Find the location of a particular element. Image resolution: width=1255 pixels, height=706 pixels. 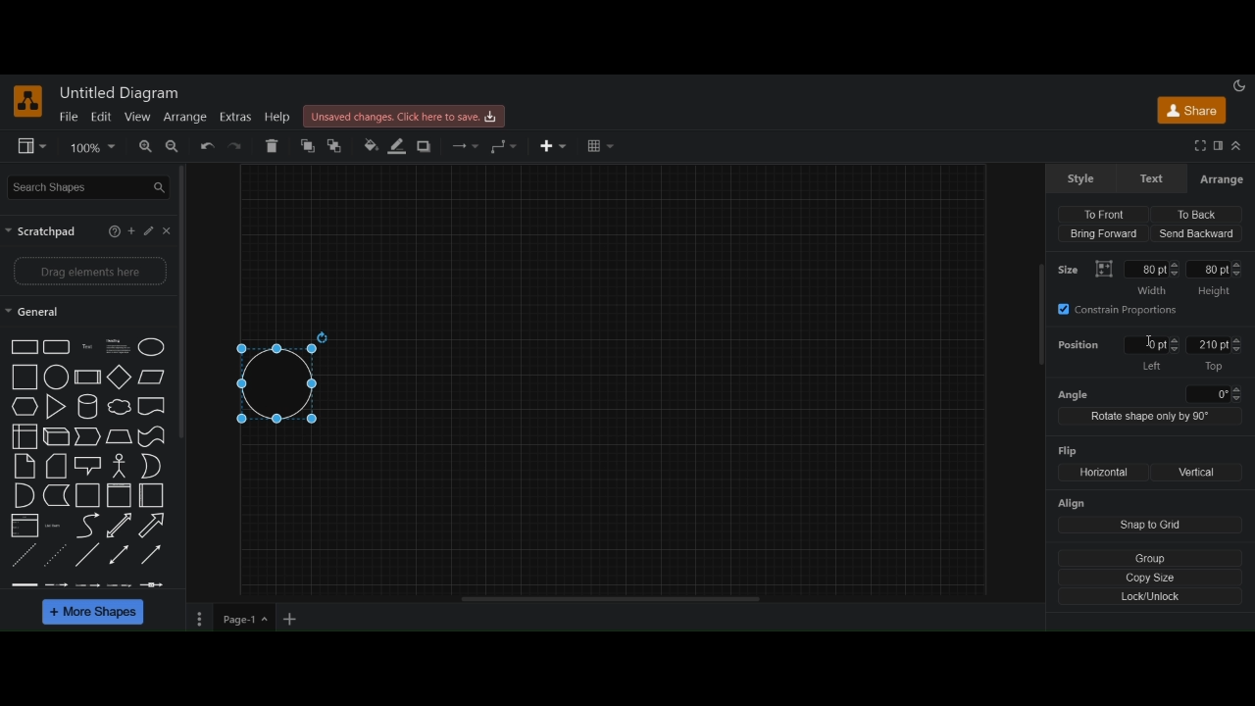

curve up arrow is located at coordinates (153, 526).